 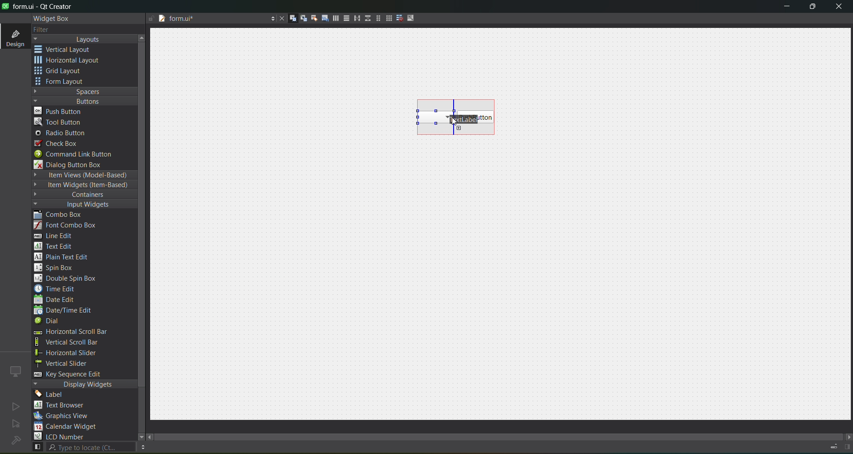 I want to click on edit buddies, so click(x=311, y=18).